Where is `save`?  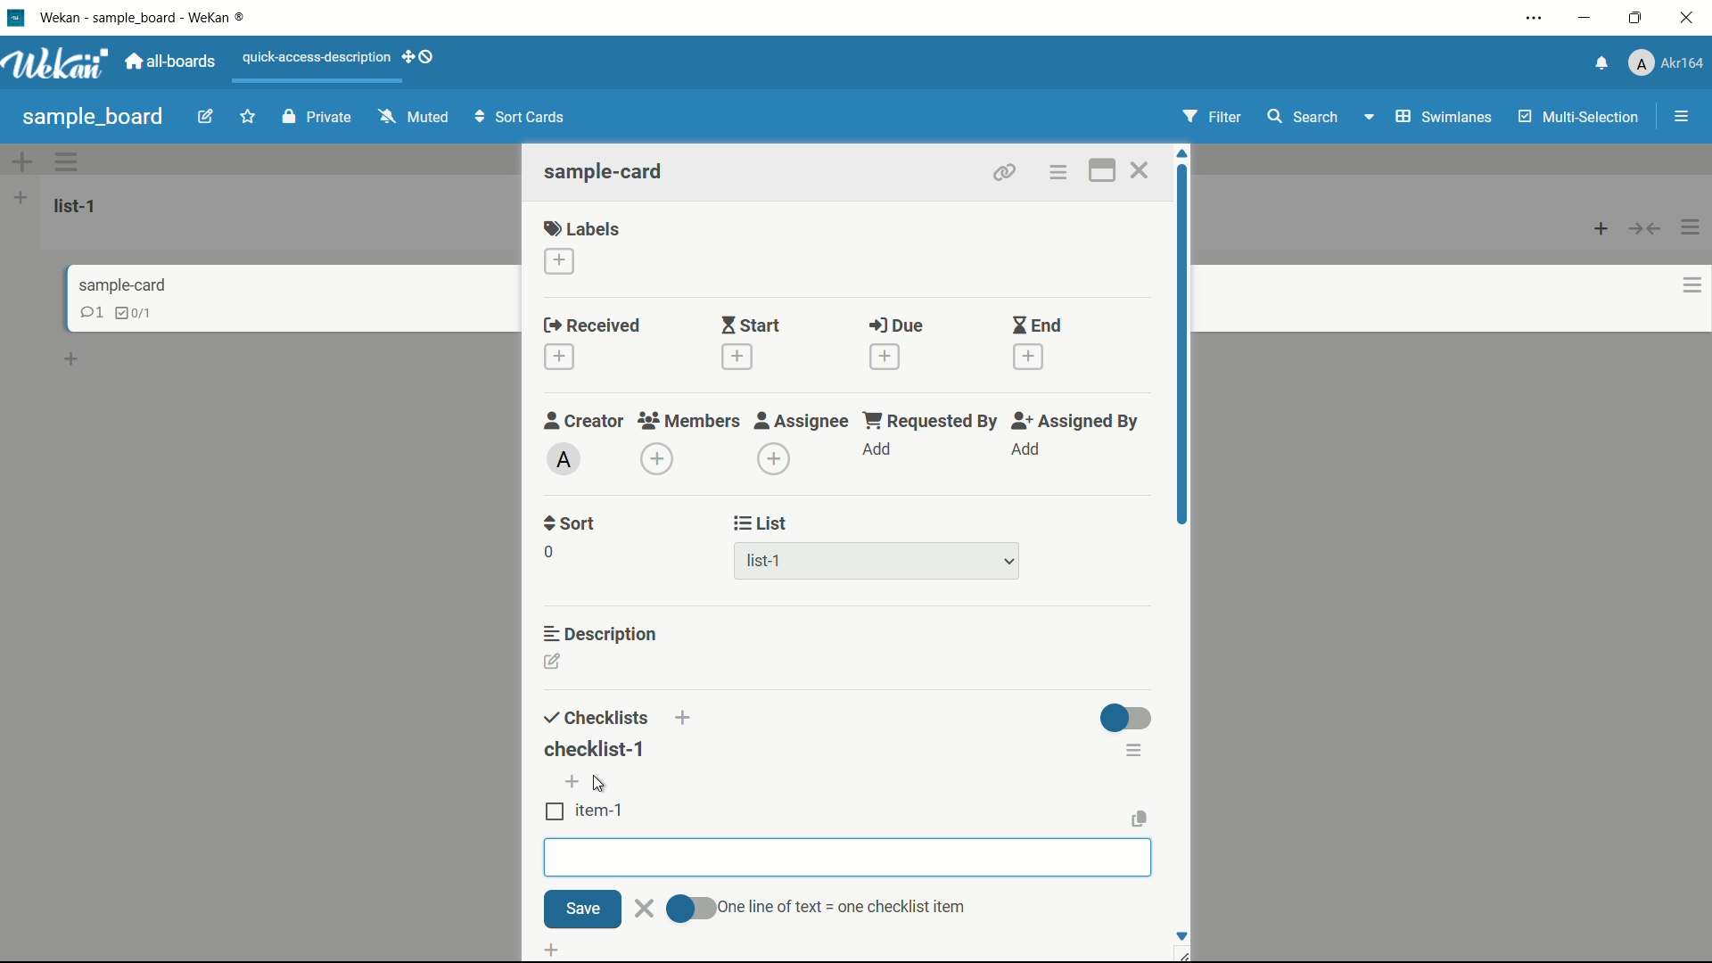 save is located at coordinates (580, 908).